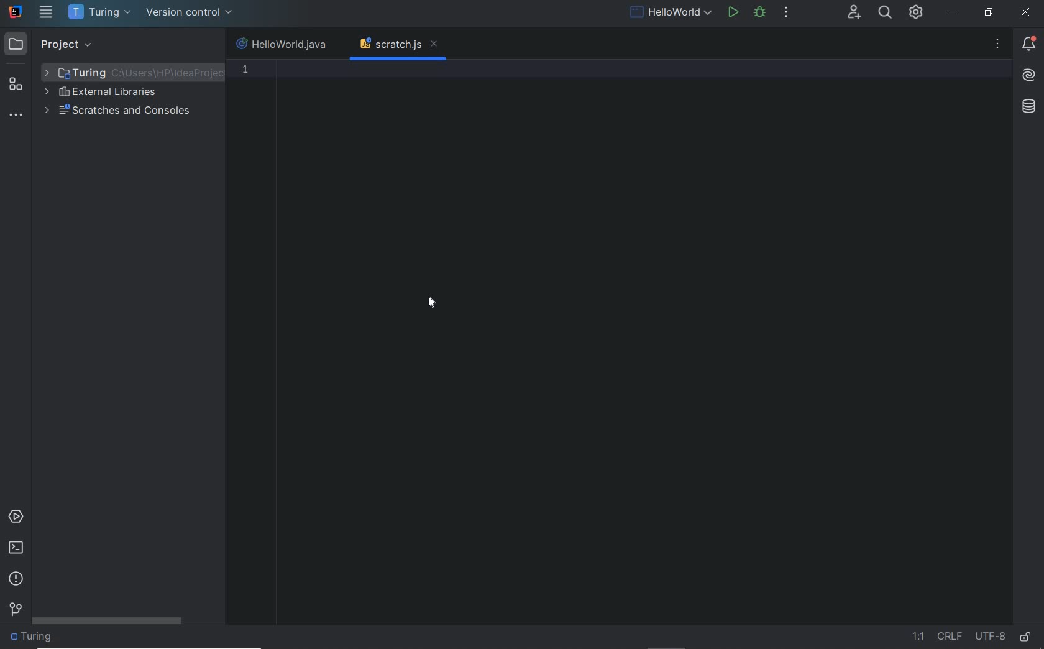 The height and width of the screenshot is (649, 1044). I want to click on project name, so click(100, 12).